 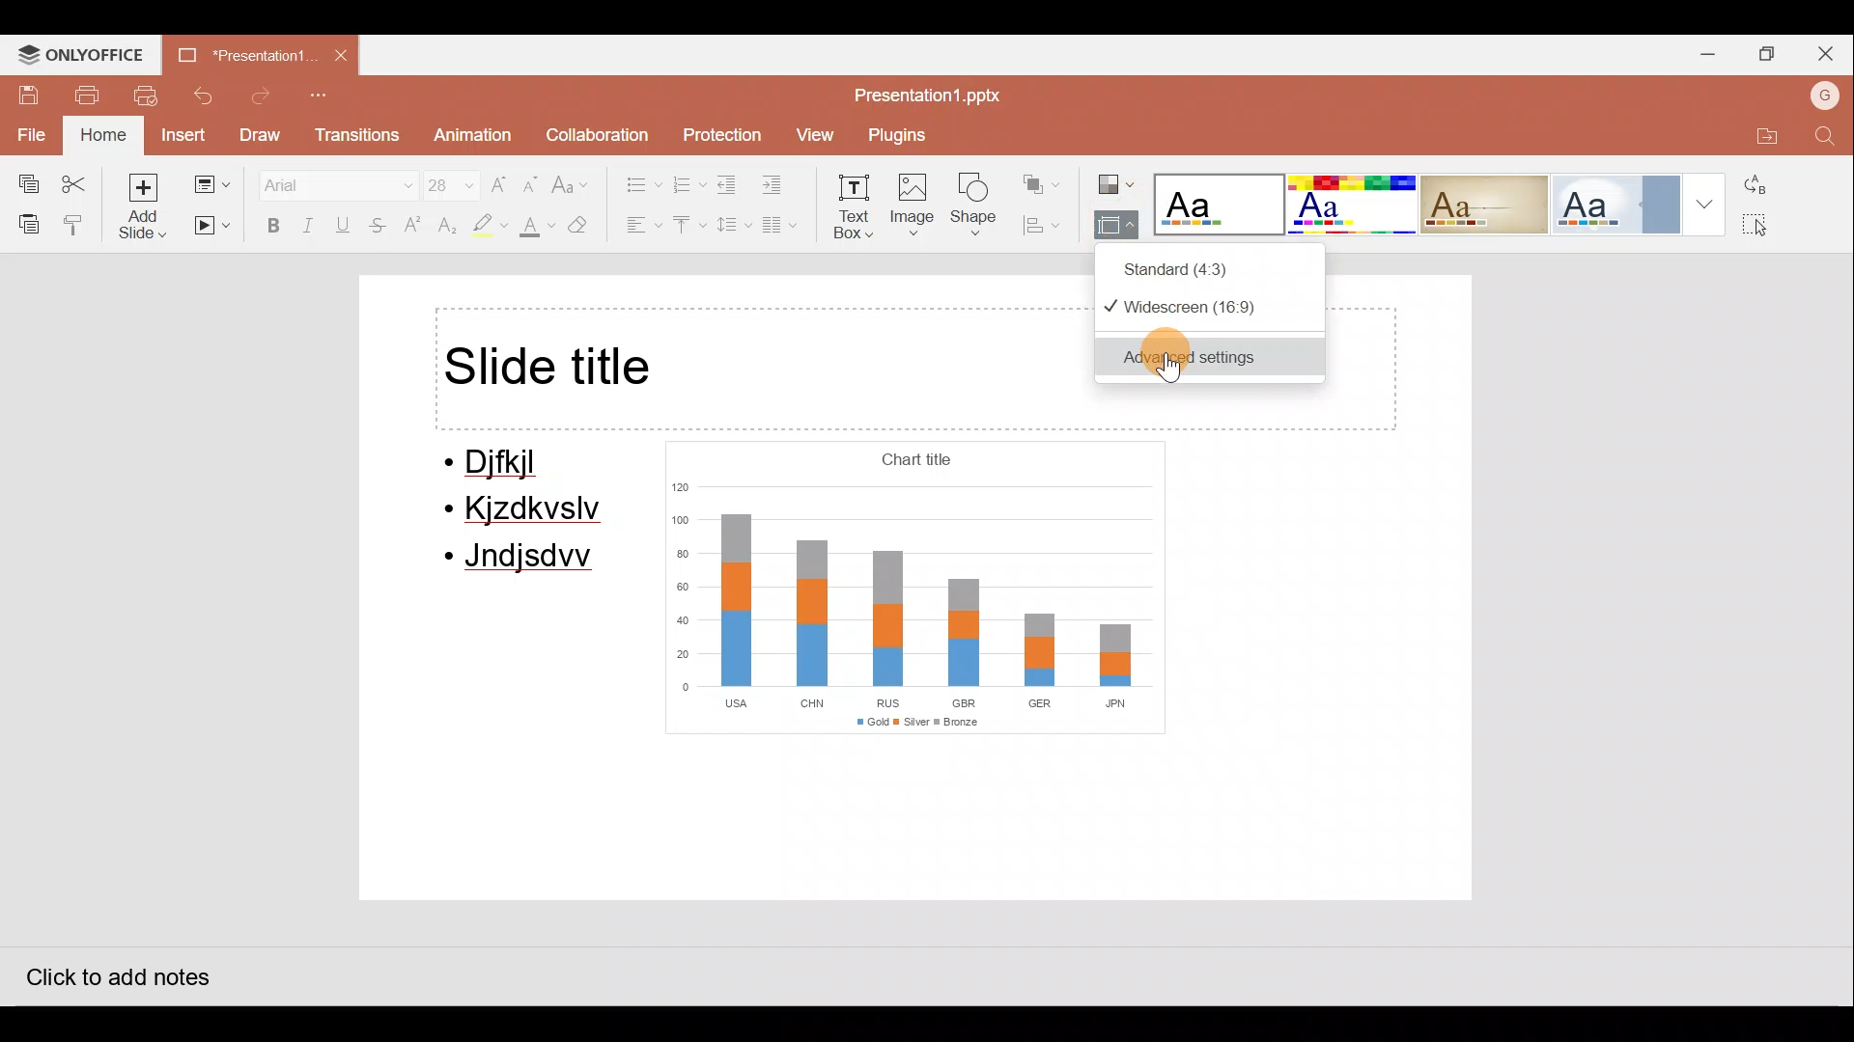 I want to click on File, so click(x=29, y=132).